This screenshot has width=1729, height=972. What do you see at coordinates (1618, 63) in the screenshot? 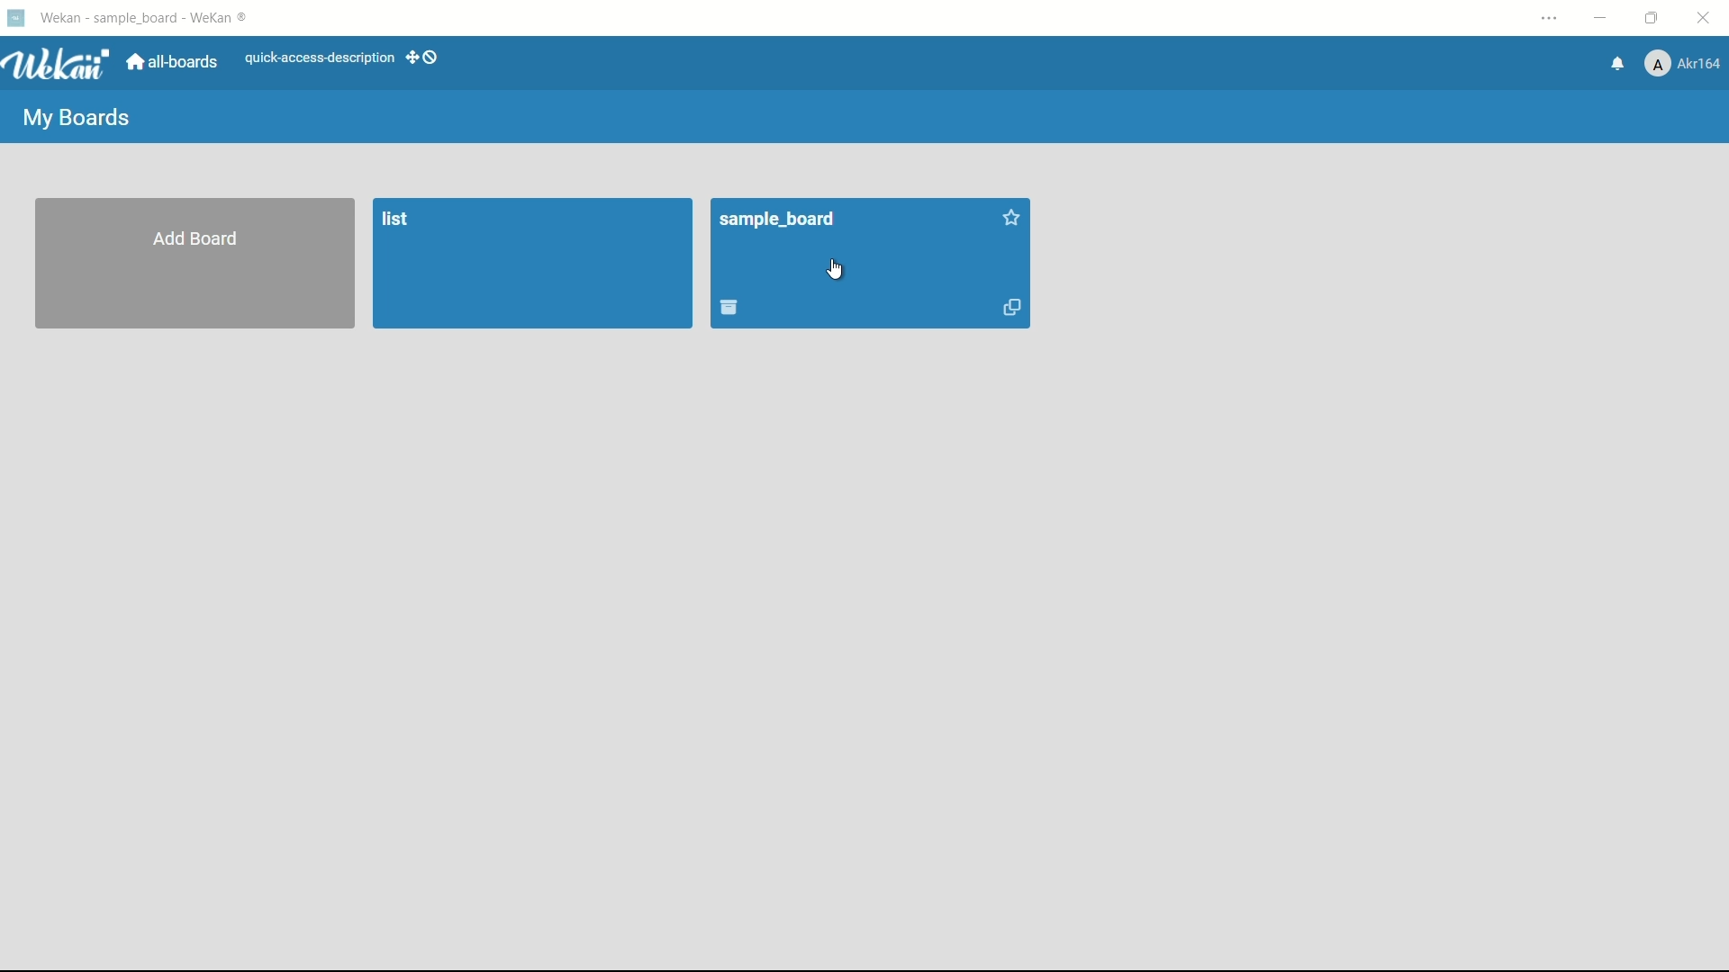
I see `notifications` at bounding box center [1618, 63].